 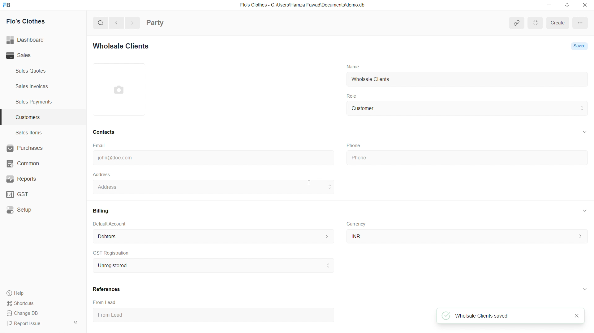 I want to click on Common, so click(x=23, y=163).